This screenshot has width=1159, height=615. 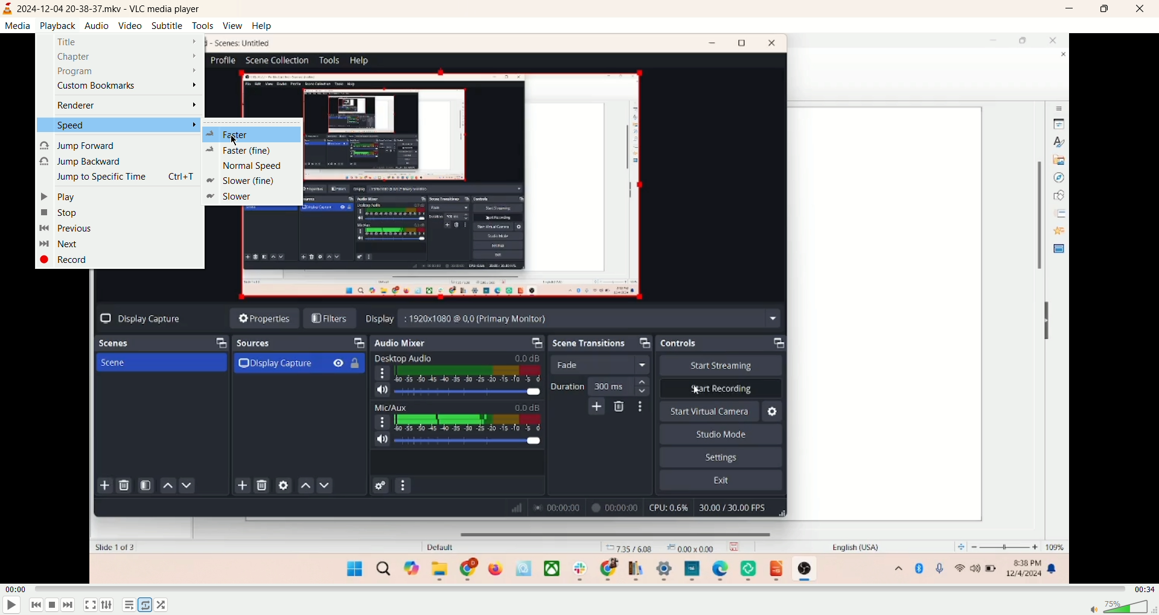 What do you see at coordinates (229, 135) in the screenshot?
I see `faster` at bounding box center [229, 135].